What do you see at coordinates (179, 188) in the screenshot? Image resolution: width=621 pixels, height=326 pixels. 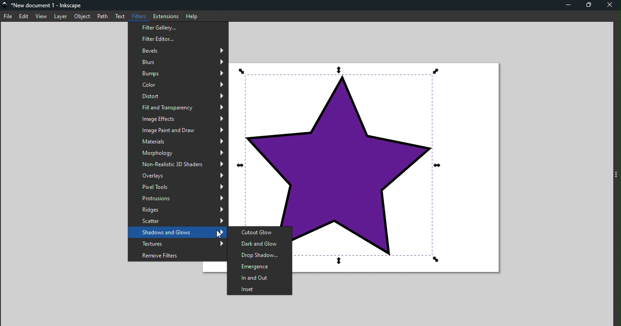 I see `Pixel` at bounding box center [179, 188].